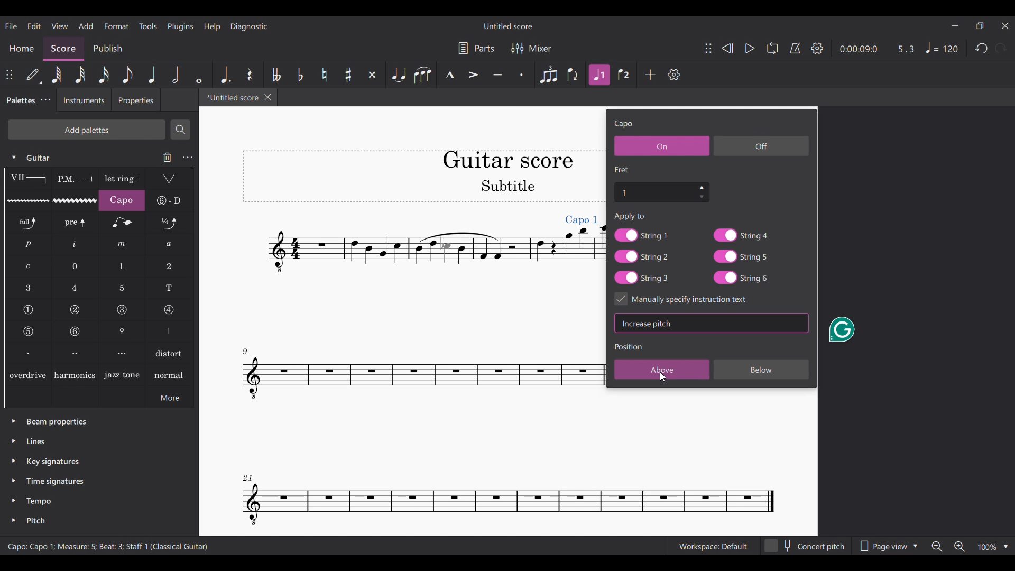 The image size is (1015, 571). What do you see at coordinates (906, 49) in the screenshot?
I see `Current ratio` at bounding box center [906, 49].